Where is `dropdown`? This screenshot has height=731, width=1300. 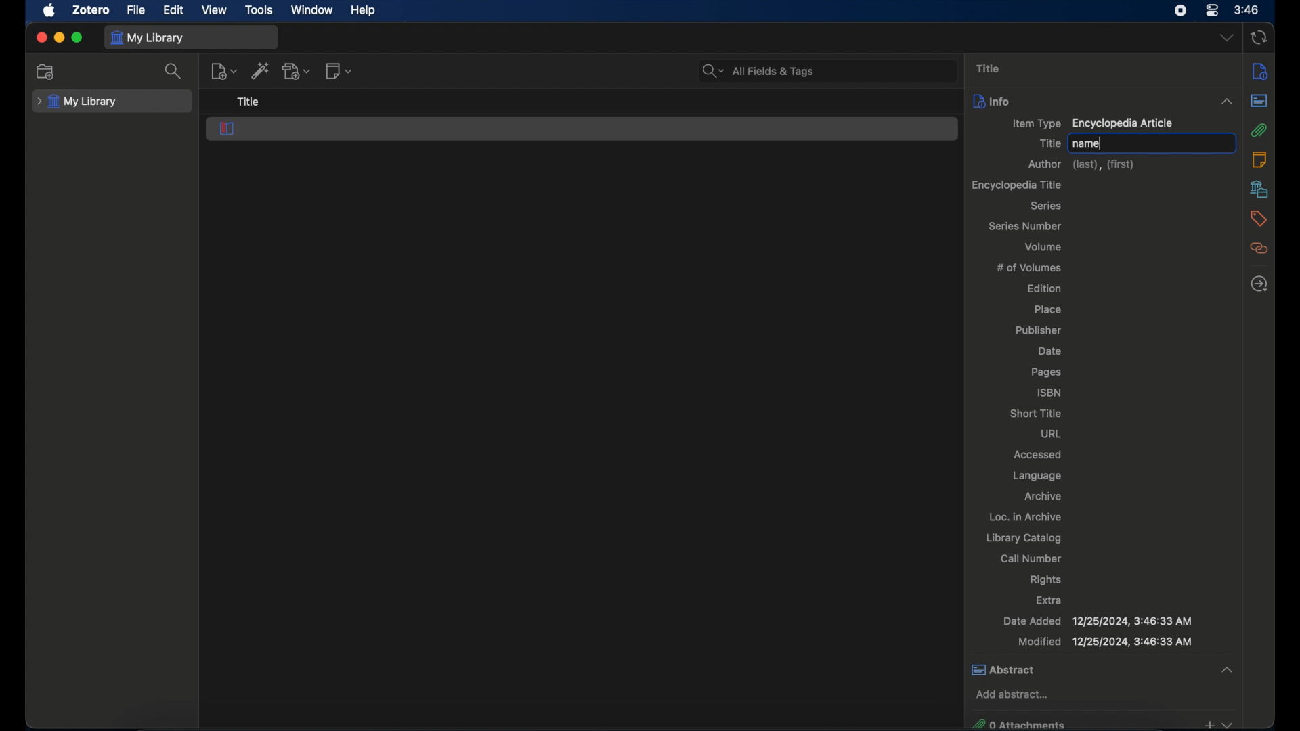 dropdown is located at coordinates (1227, 37).